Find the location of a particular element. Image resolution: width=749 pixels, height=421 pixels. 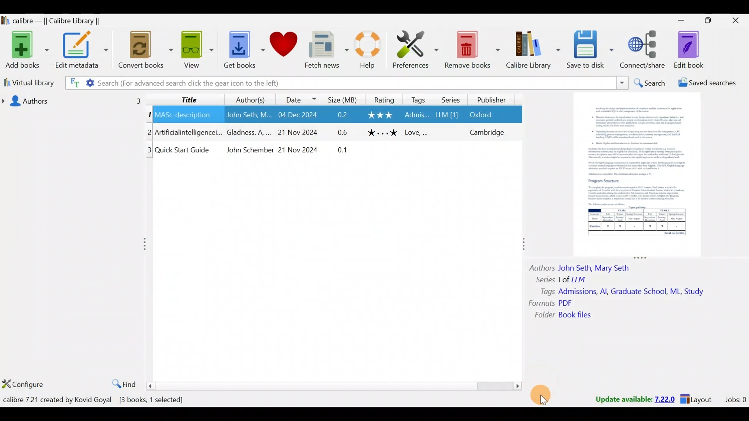

 is located at coordinates (488, 132).